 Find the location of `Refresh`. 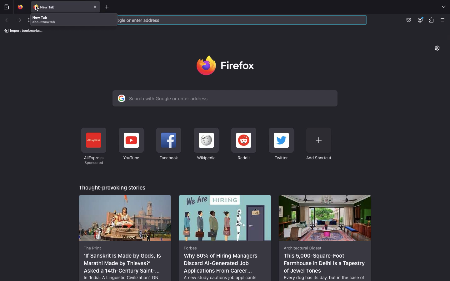

Refresh is located at coordinates (27, 20).